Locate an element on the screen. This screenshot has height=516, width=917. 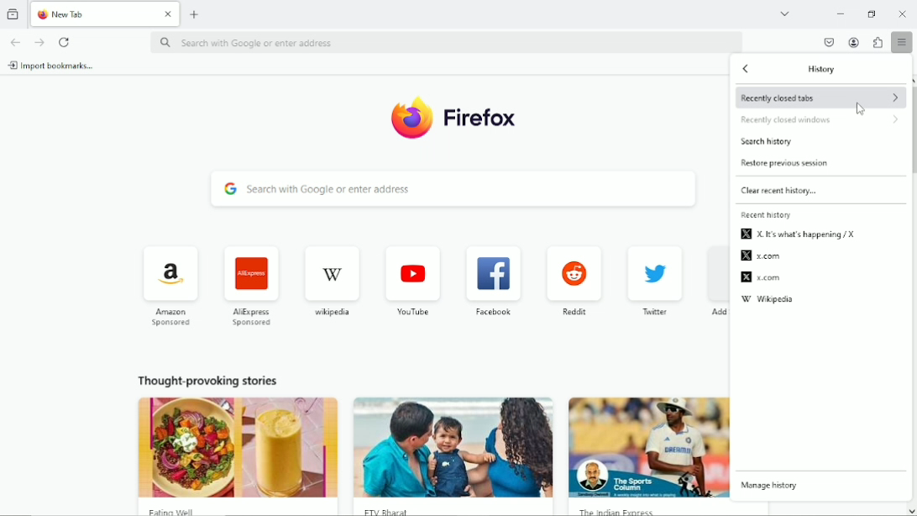
cursor is located at coordinates (861, 108).